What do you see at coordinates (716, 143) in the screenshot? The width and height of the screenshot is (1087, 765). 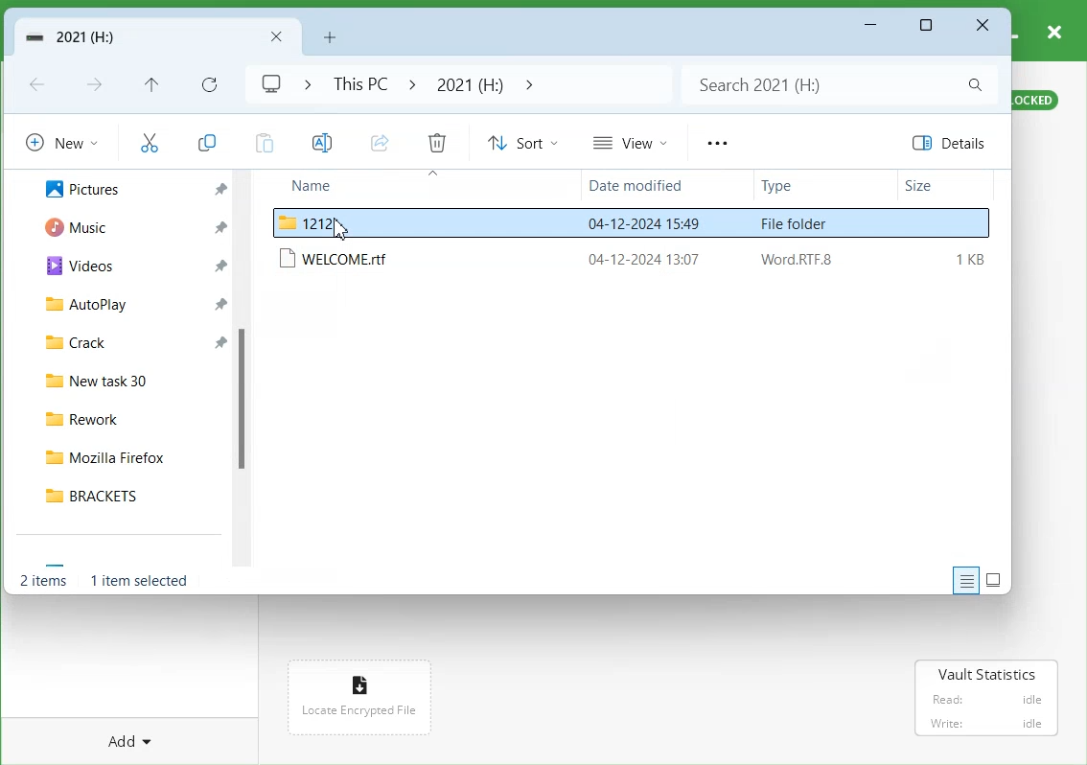 I see `More` at bounding box center [716, 143].